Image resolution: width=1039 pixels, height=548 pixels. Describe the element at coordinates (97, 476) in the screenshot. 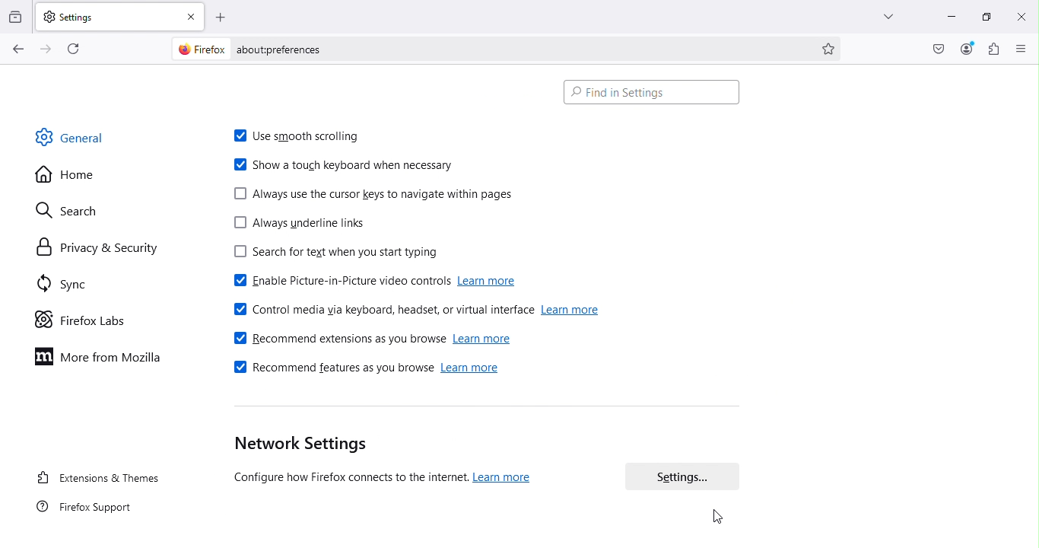

I see `Extensions and themes` at that location.